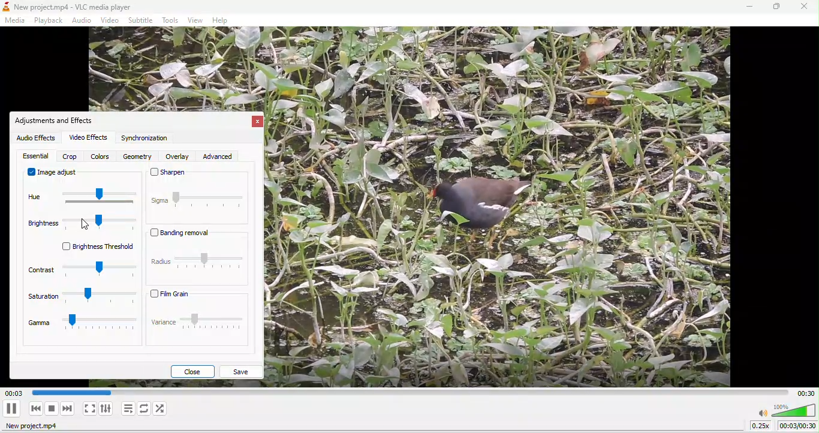 The width and height of the screenshot is (819, 433). I want to click on playback, so click(47, 20).